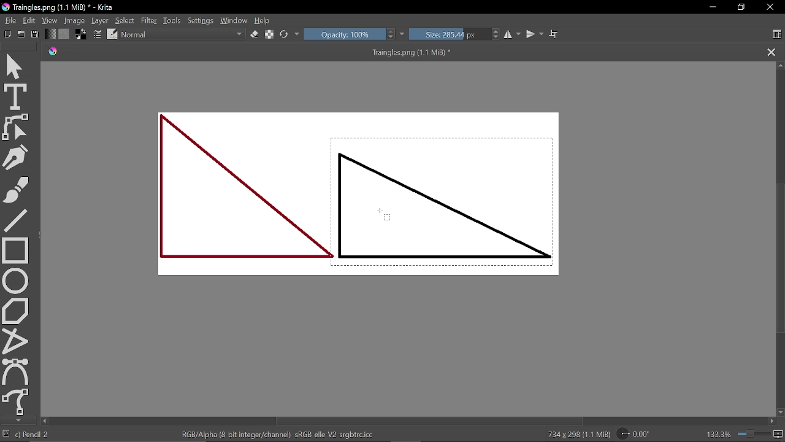 The width and height of the screenshot is (785, 442). I want to click on Window, so click(235, 20).